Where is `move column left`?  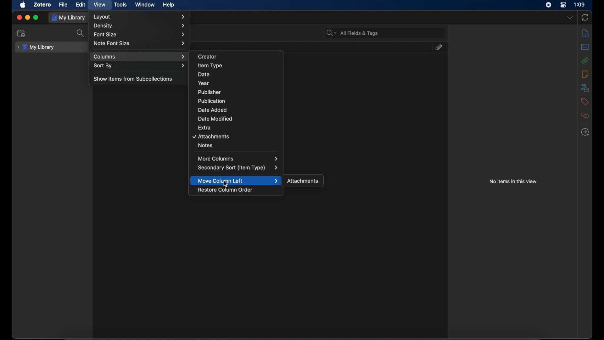
move column left is located at coordinates (238, 181).